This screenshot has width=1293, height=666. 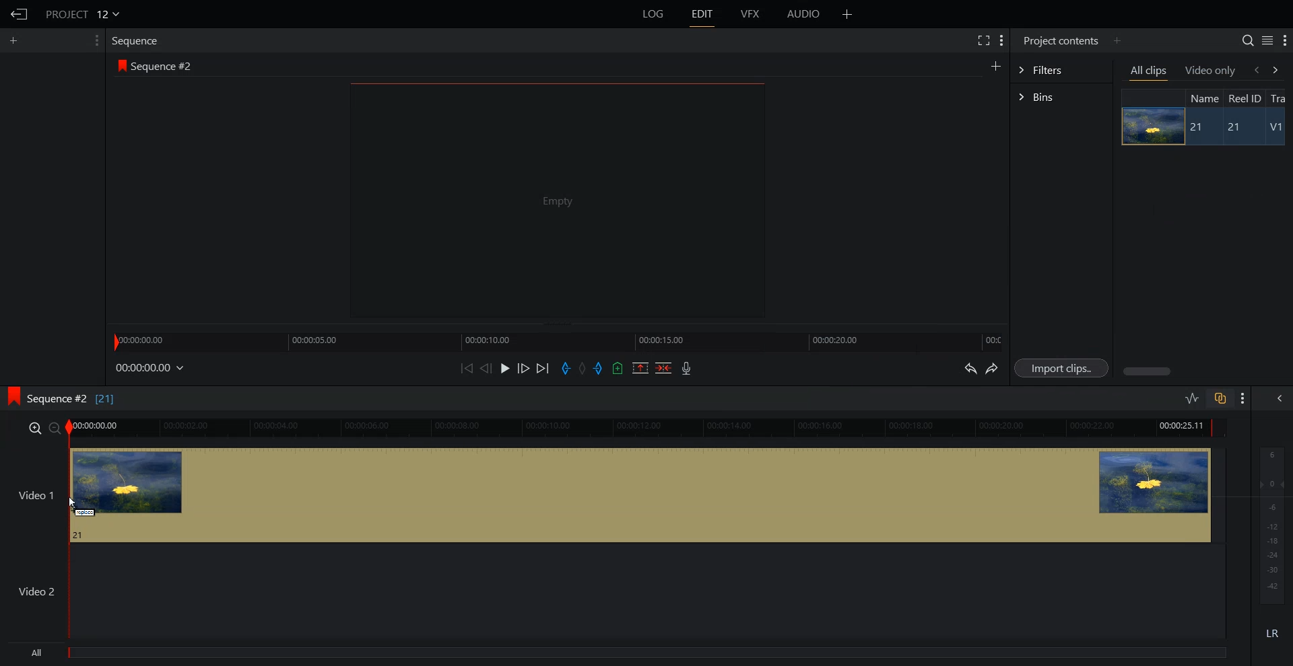 I want to click on Project 12, so click(x=81, y=13).